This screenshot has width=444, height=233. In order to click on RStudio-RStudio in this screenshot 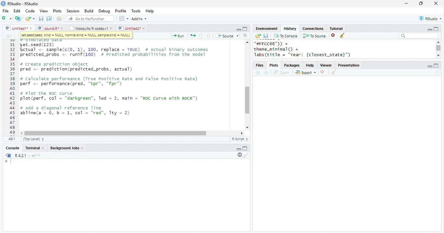, I will do `click(24, 4)`.